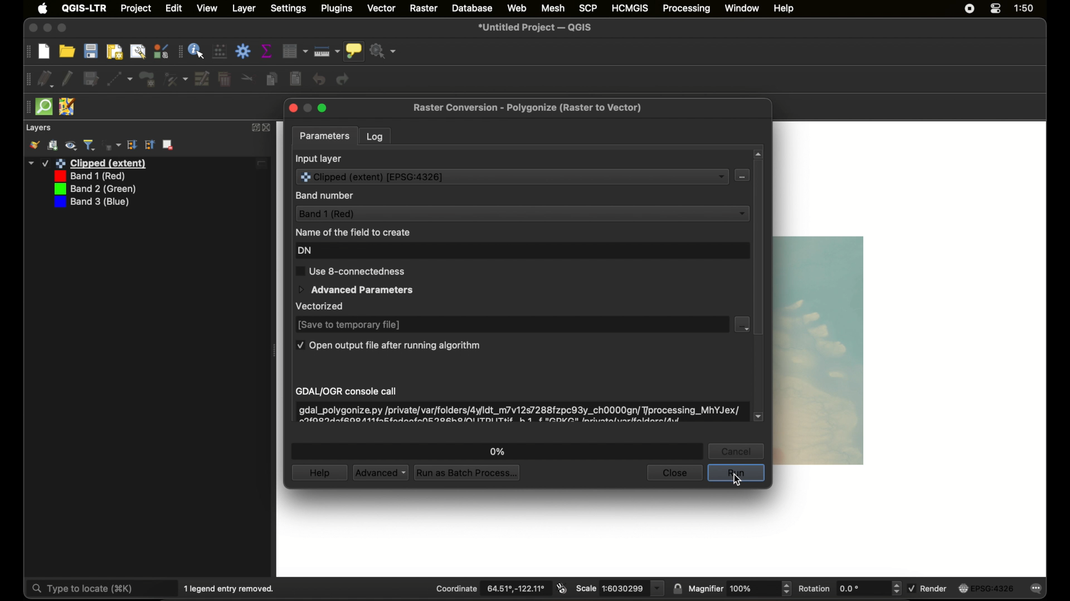  Describe the element at coordinates (970, 9) in the screenshot. I see `screen recorder icon` at that location.